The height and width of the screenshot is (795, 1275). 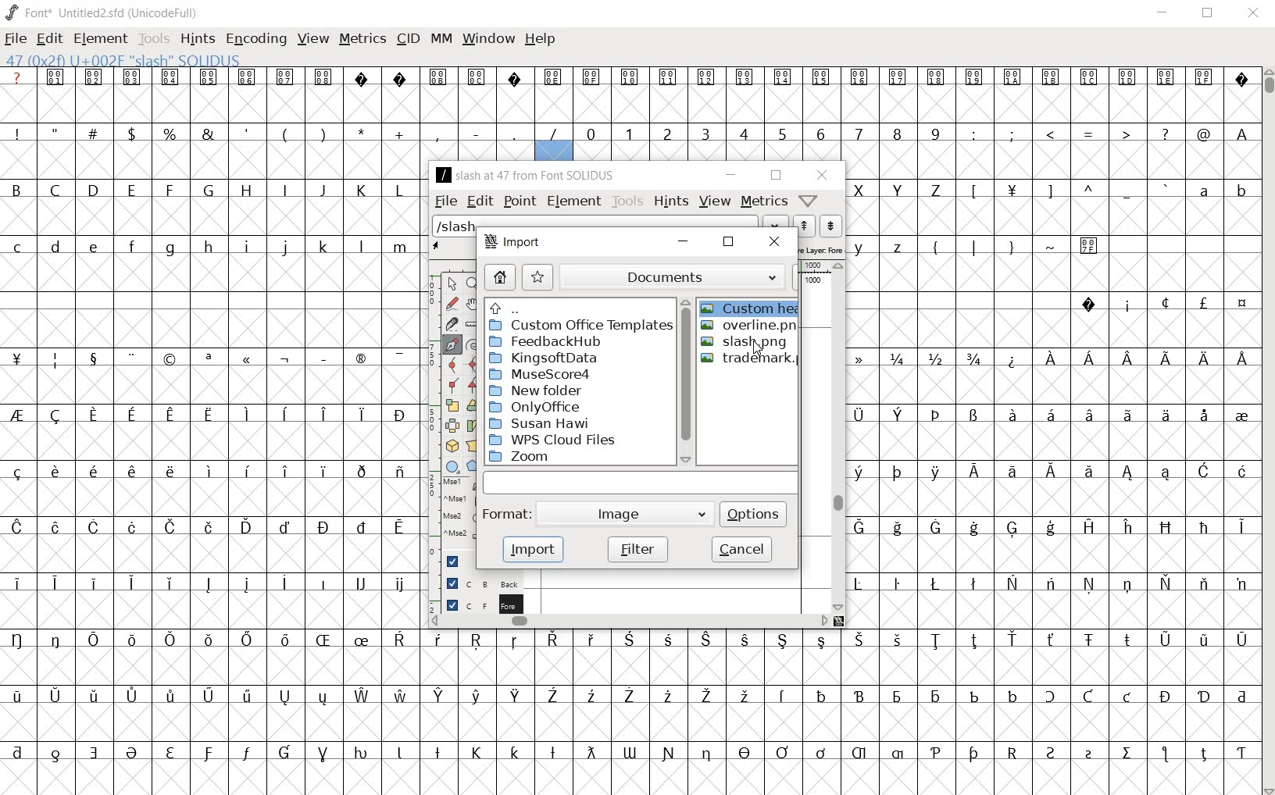 I want to click on documents, so click(x=681, y=277).